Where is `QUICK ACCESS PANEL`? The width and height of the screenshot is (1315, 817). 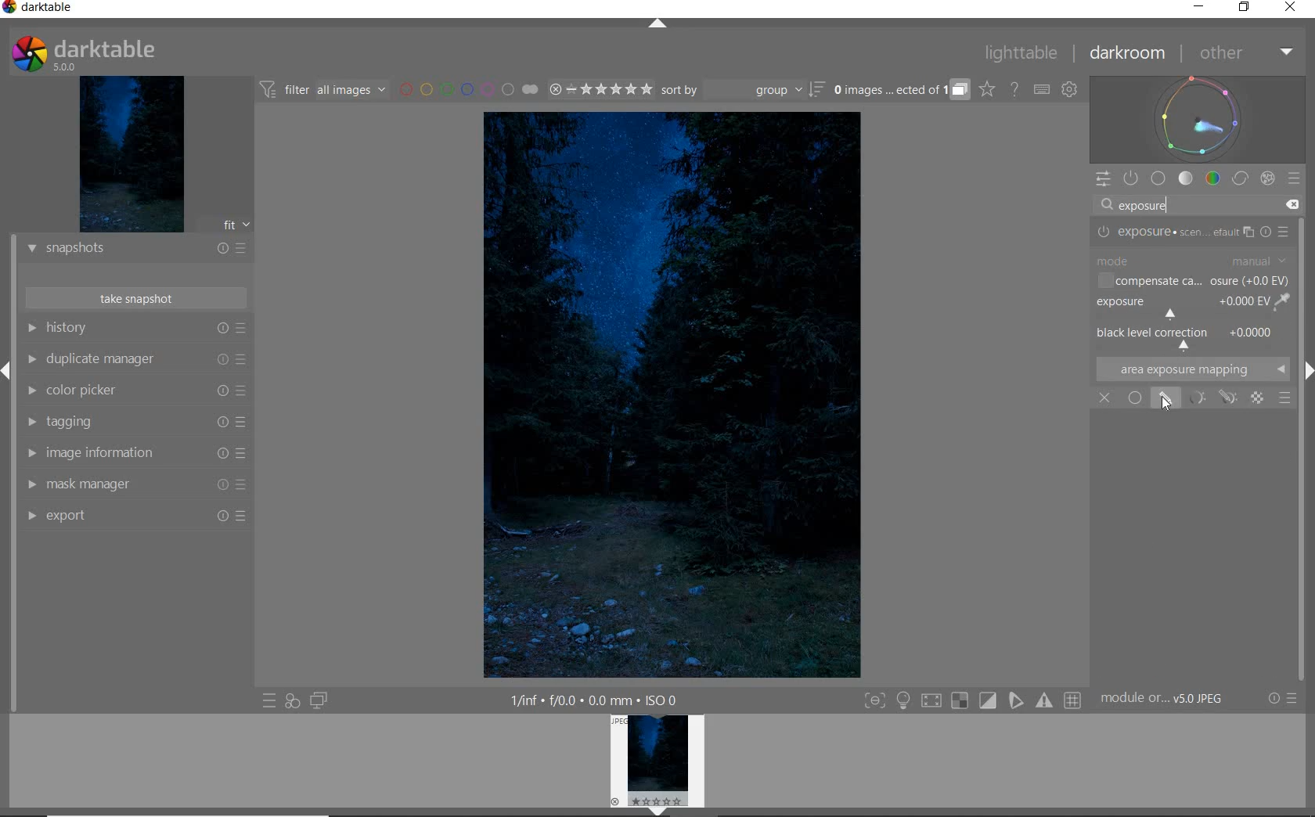
QUICK ACCESS PANEL is located at coordinates (1101, 179).